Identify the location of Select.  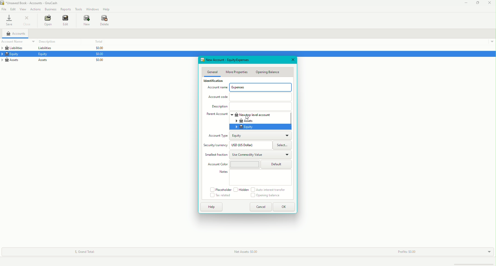
(282, 145).